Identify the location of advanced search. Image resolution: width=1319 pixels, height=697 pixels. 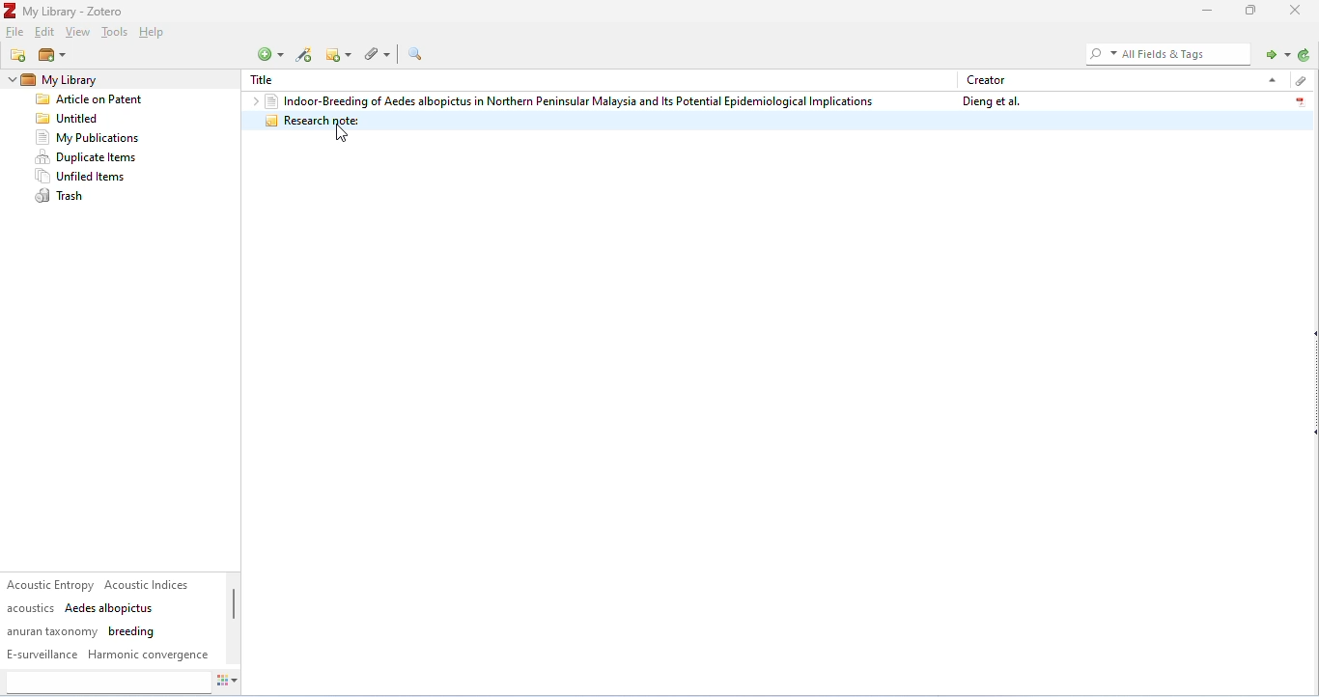
(415, 54).